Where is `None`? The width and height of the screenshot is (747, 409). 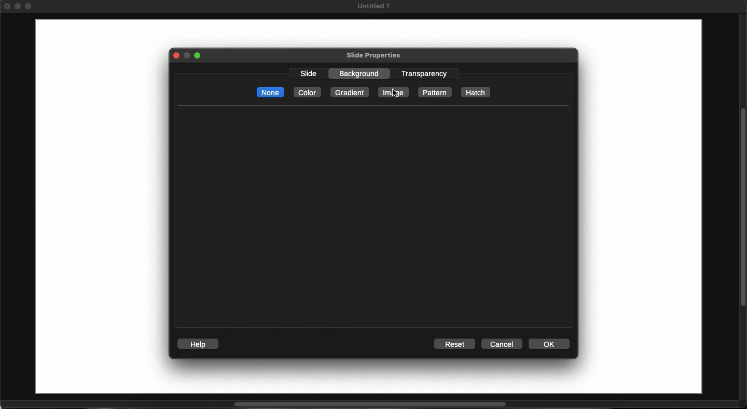
None is located at coordinates (270, 92).